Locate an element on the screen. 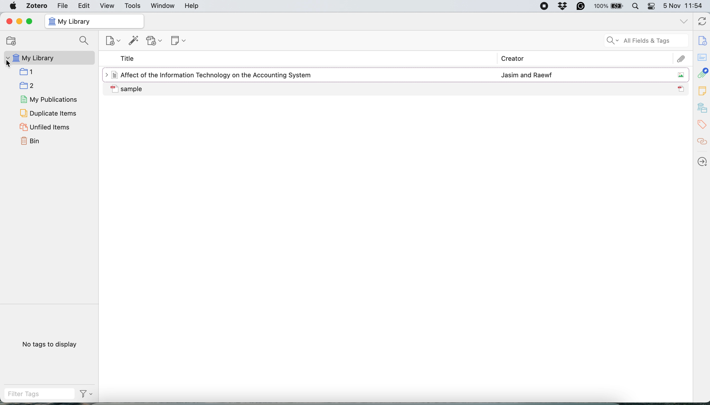 This screenshot has height=405, width=710. system logo is located at coordinates (14, 6).